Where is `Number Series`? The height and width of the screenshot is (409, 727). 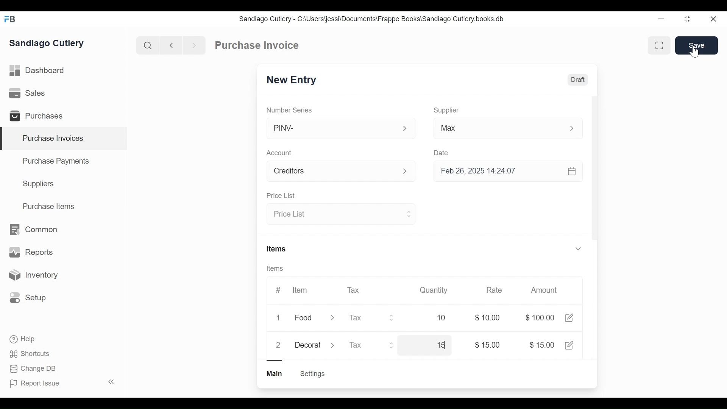
Number Series is located at coordinates (290, 110).